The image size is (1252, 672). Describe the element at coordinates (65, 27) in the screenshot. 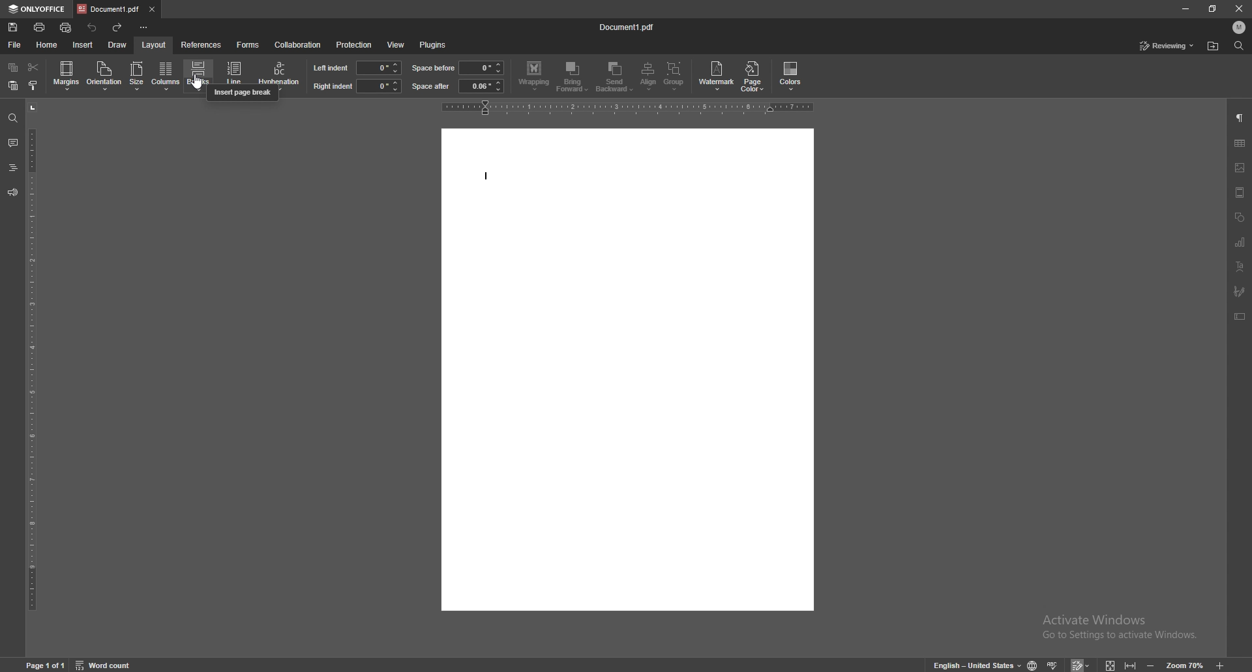

I see `quick print` at that location.